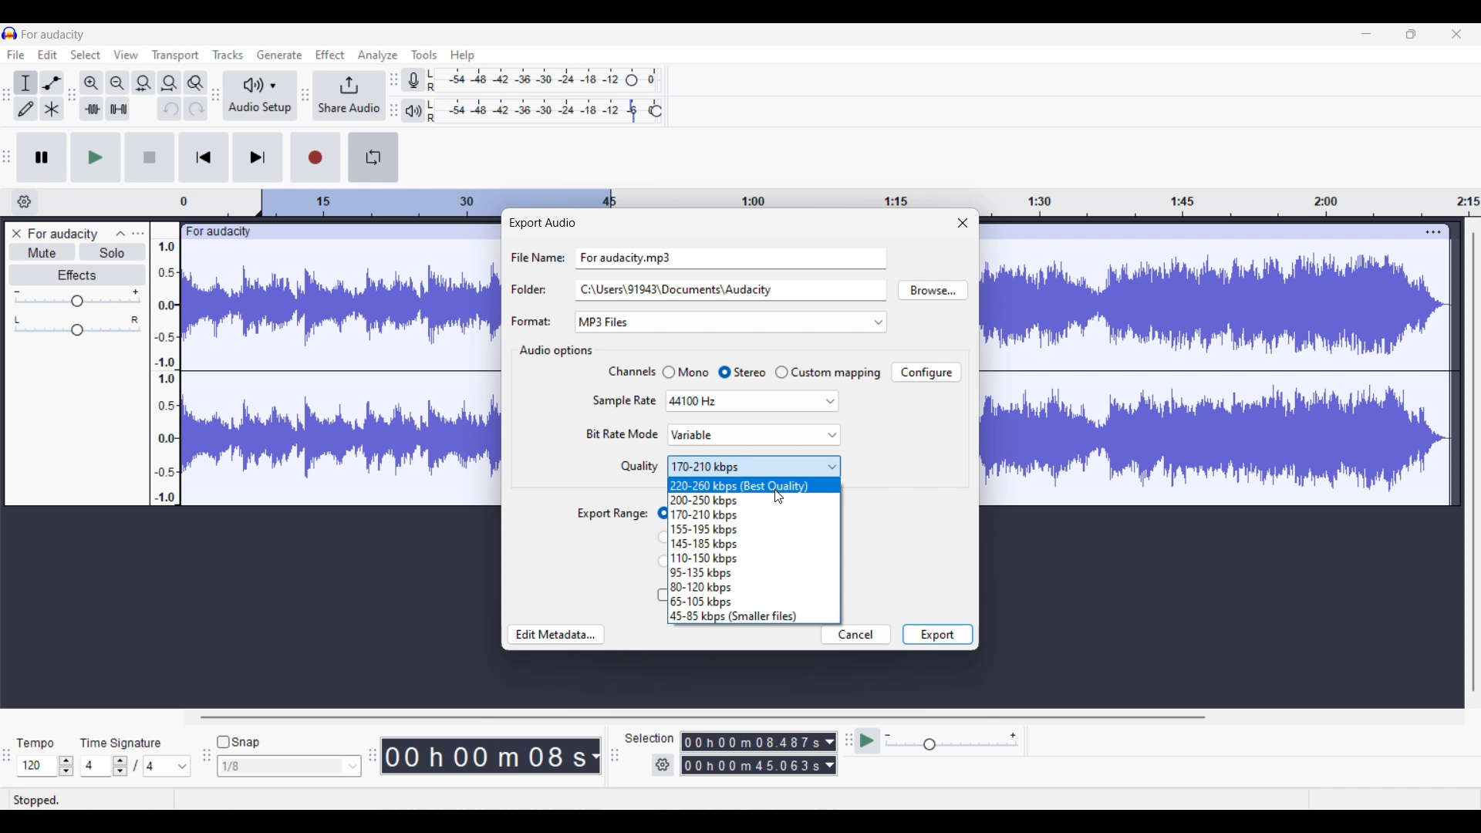 The height and width of the screenshot is (833, 1481). I want to click on Software logo, so click(10, 33).